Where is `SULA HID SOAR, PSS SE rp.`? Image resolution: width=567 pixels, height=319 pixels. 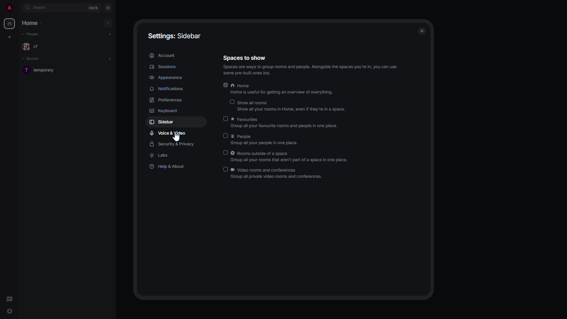
SULA HID SOAR, PSS SE rp. is located at coordinates (283, 179).